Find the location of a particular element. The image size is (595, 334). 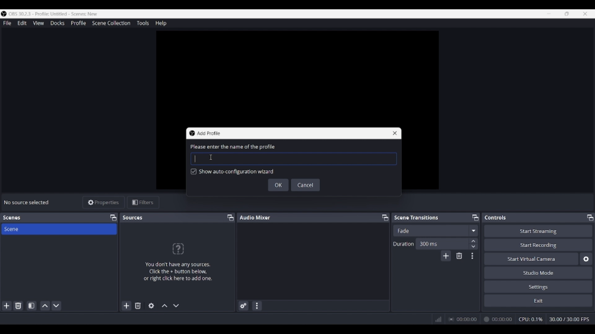

Panel title is located at coordinates (255, 217).